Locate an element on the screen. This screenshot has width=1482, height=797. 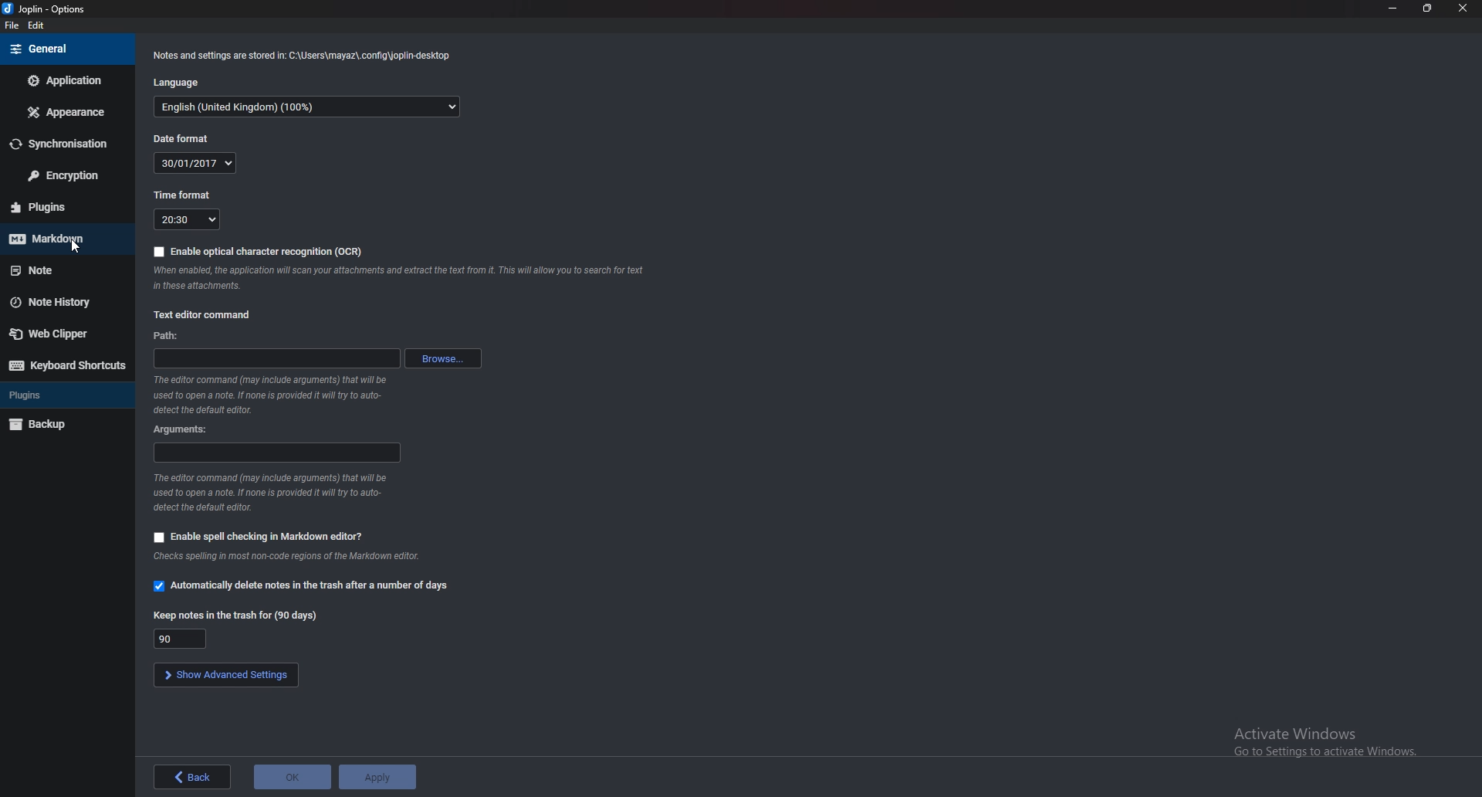
close is located at coordinates (1462, 10).